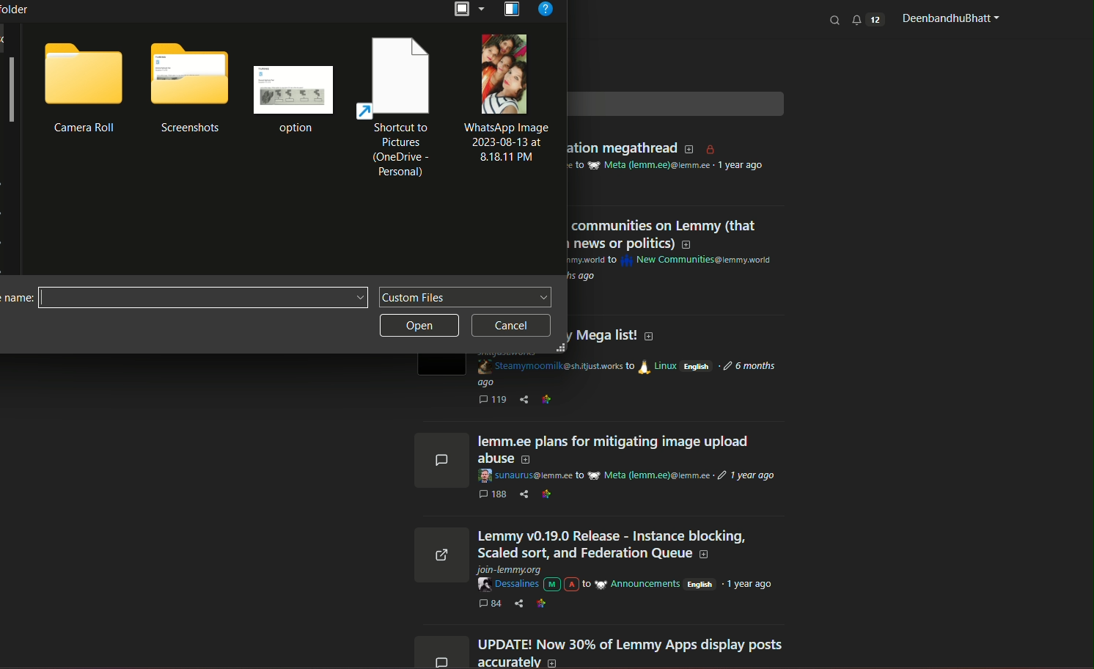 The image size is (1094, 669). I want to click on search, so click(836, 20).